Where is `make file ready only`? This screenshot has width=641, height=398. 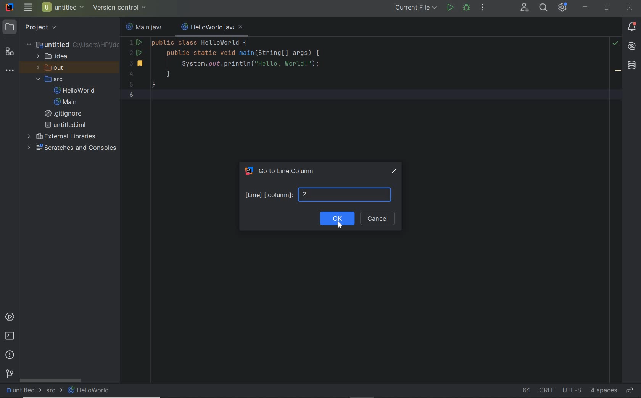 make file ready only is located at coordinates (631, 391).